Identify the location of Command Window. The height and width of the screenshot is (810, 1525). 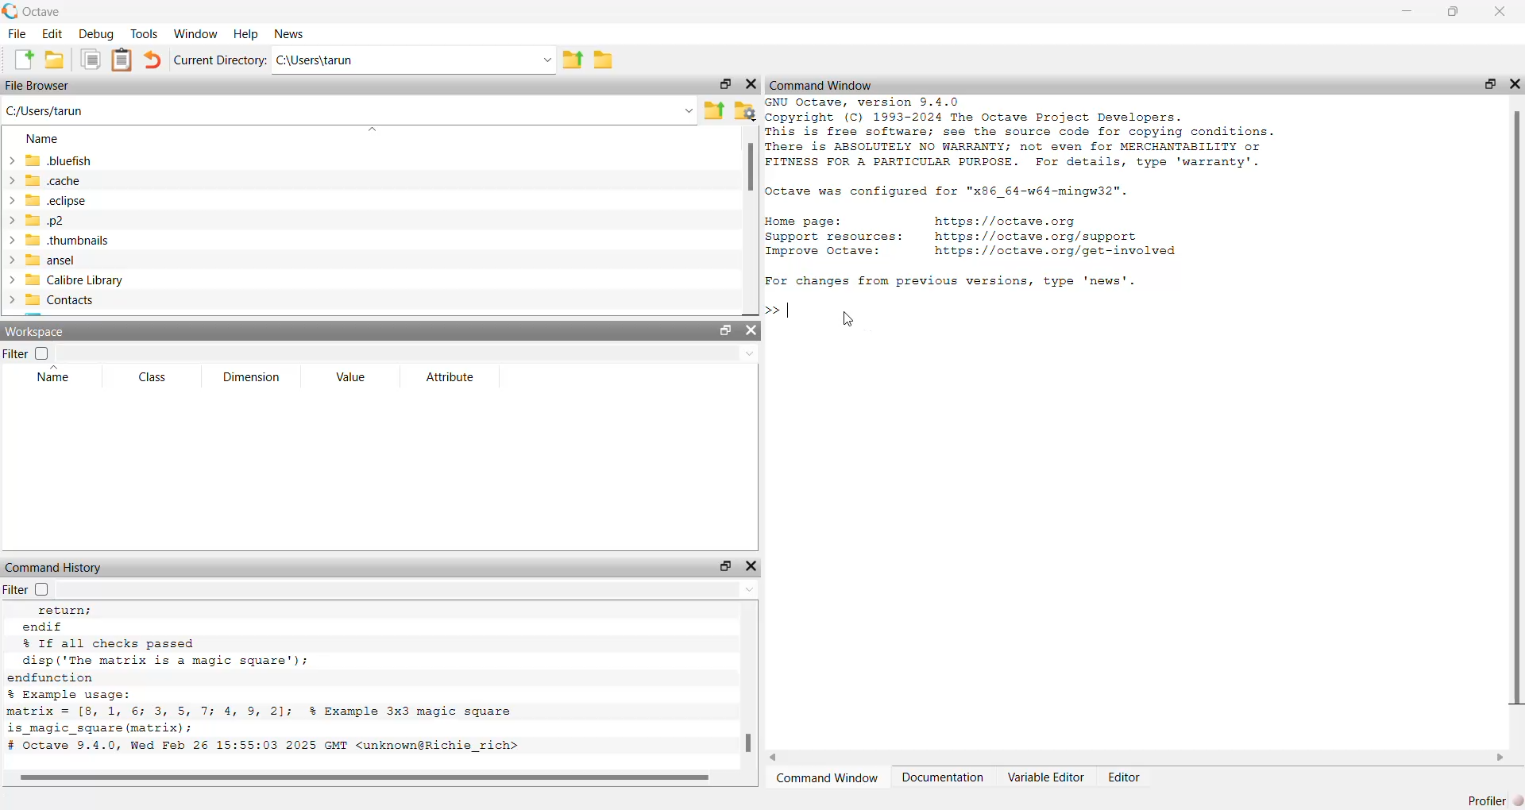
(821, 86).